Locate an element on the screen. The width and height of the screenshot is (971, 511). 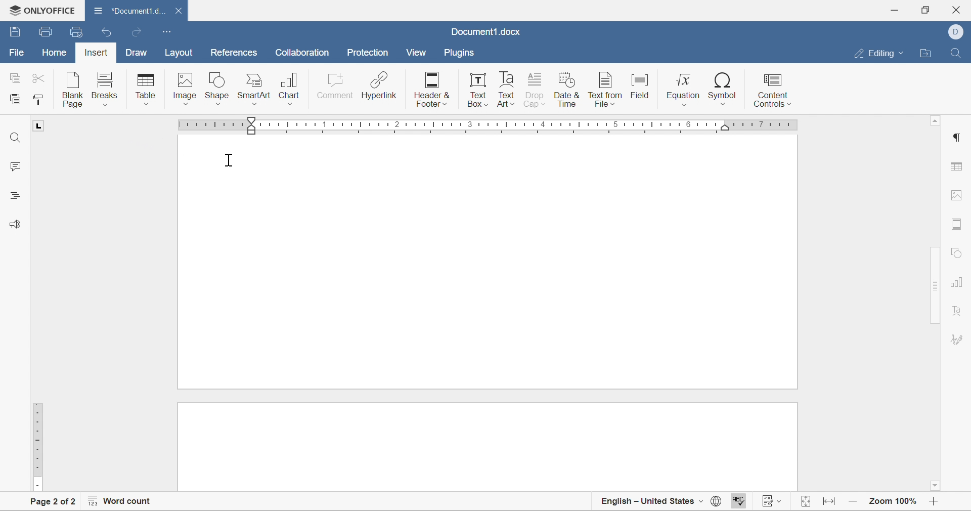
Word count is located at coordinates (120, 502).